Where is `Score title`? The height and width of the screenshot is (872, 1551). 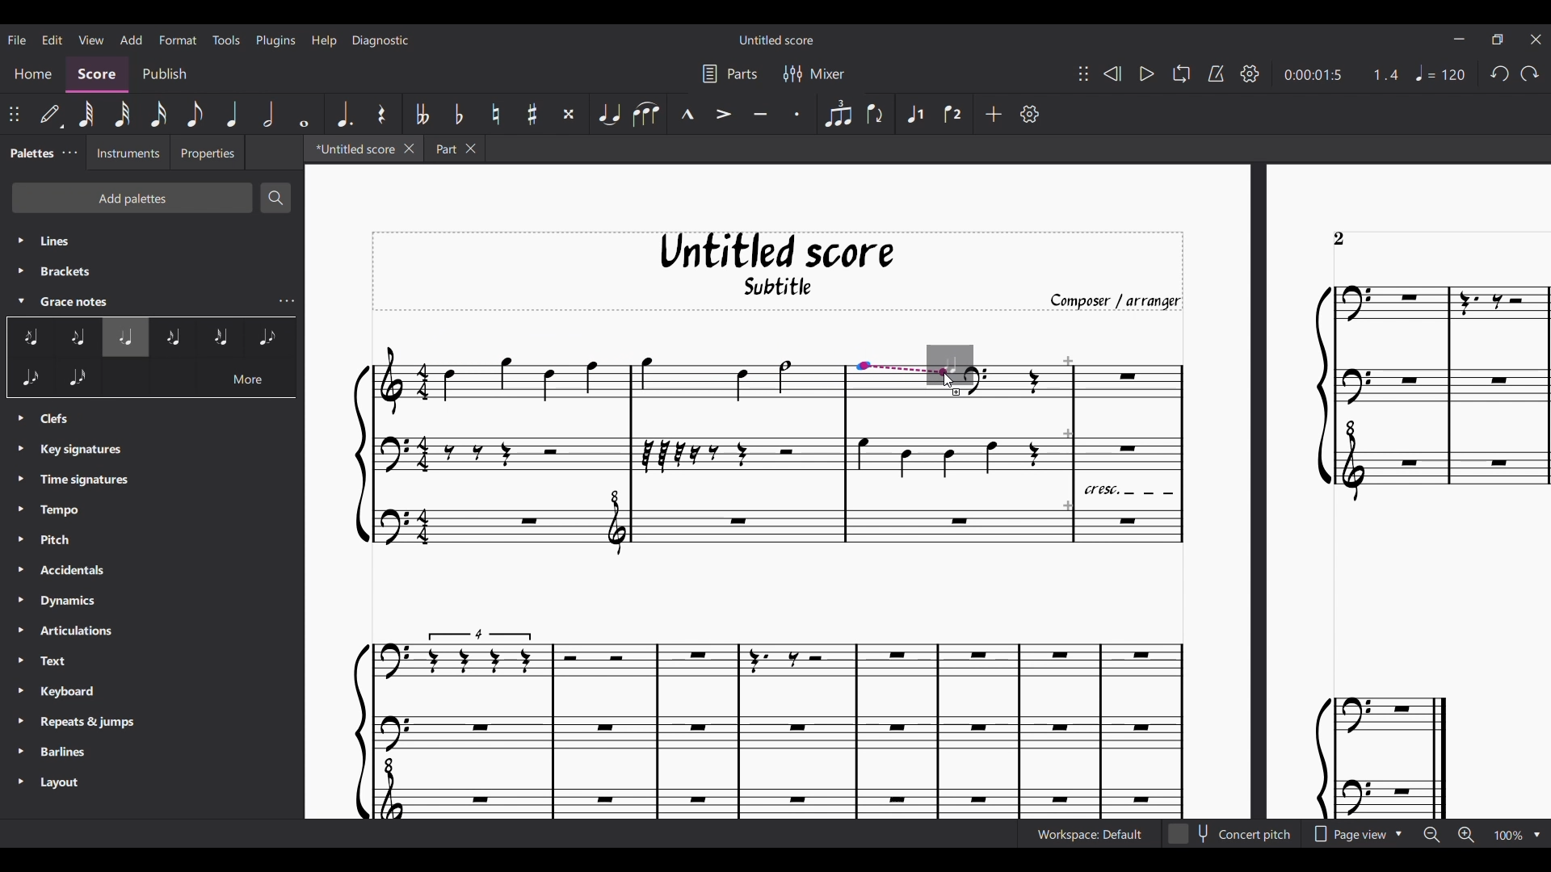
Score title is located at coordinates (775, 40).